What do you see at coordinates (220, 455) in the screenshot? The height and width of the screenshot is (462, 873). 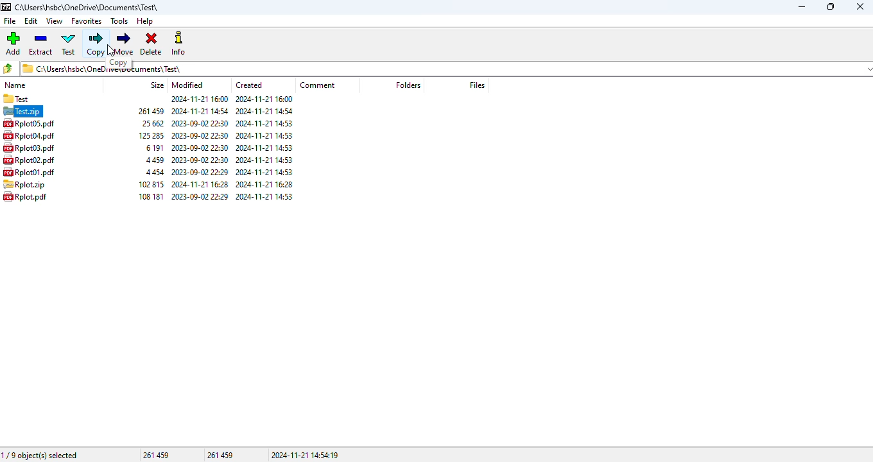 I see `261 459` at bounding box center [220, 455].